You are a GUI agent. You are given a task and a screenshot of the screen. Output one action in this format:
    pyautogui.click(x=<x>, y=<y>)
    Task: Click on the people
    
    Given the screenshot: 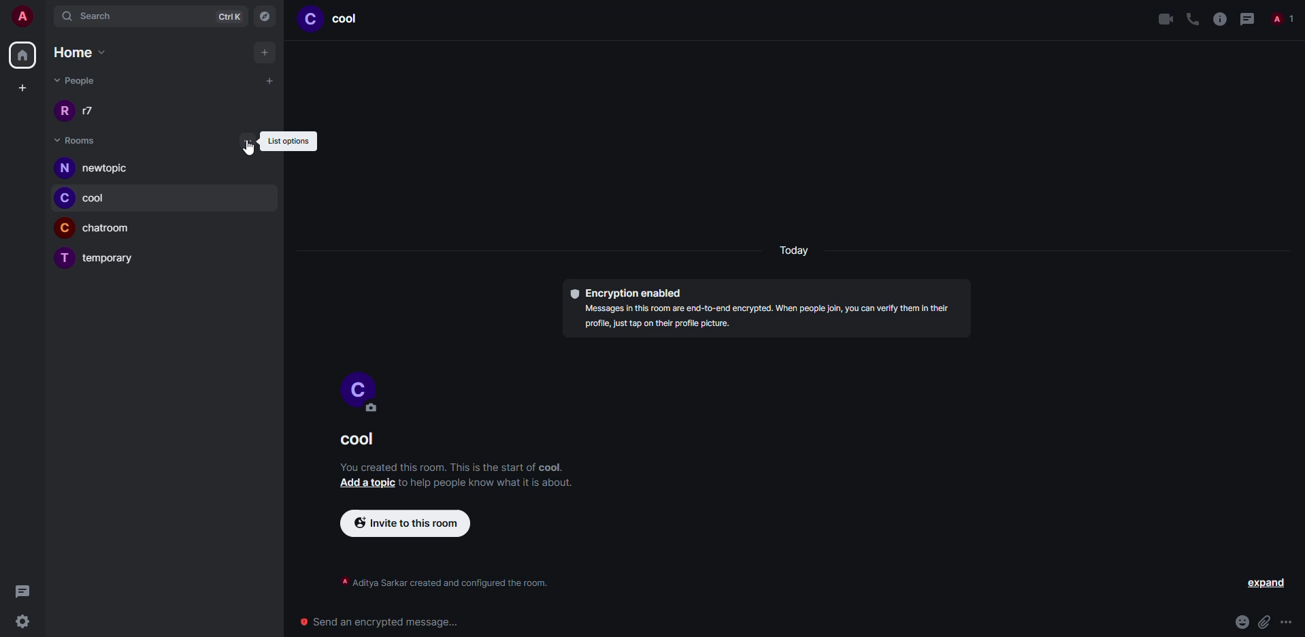 What is the action you would take?
    pyautogui.click(x=94, y=112)
    